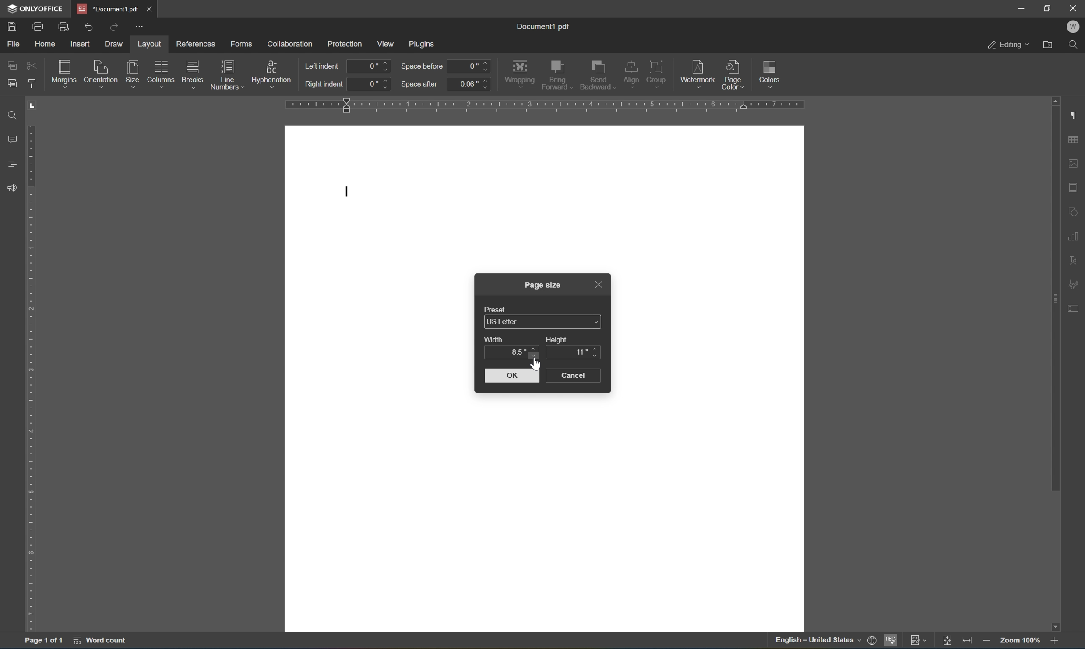 The image size is (1085, 649). I want to click on minimize, so click(1023, 8).